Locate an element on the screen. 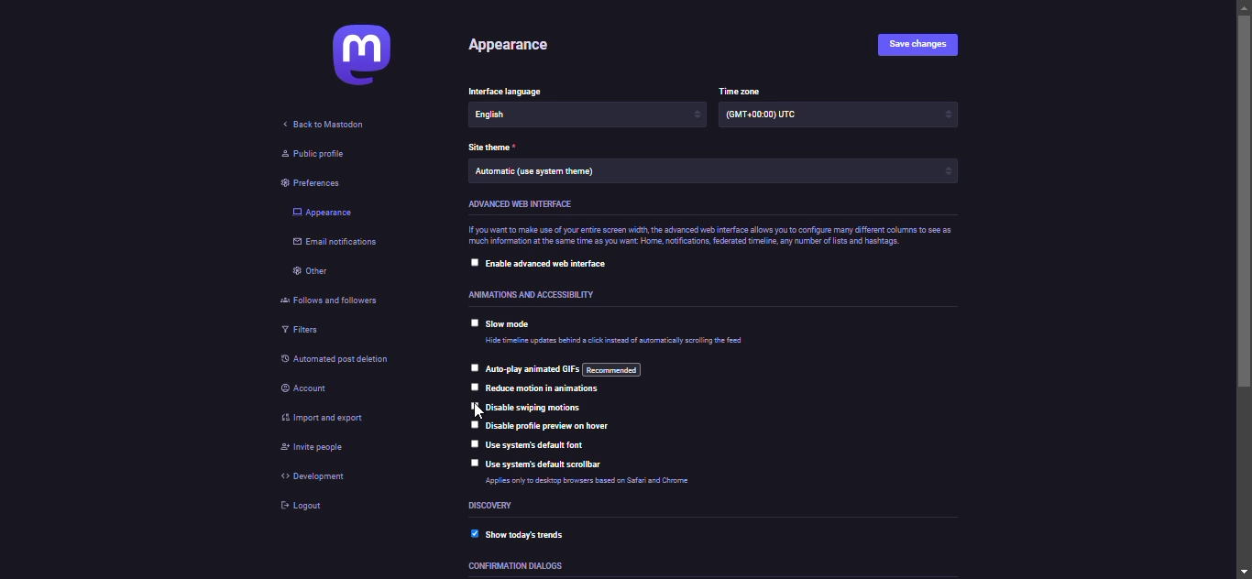 Image resolution: width=1252 pixels, height=579 pixels. slow mode is located at coordinates (516, 324).